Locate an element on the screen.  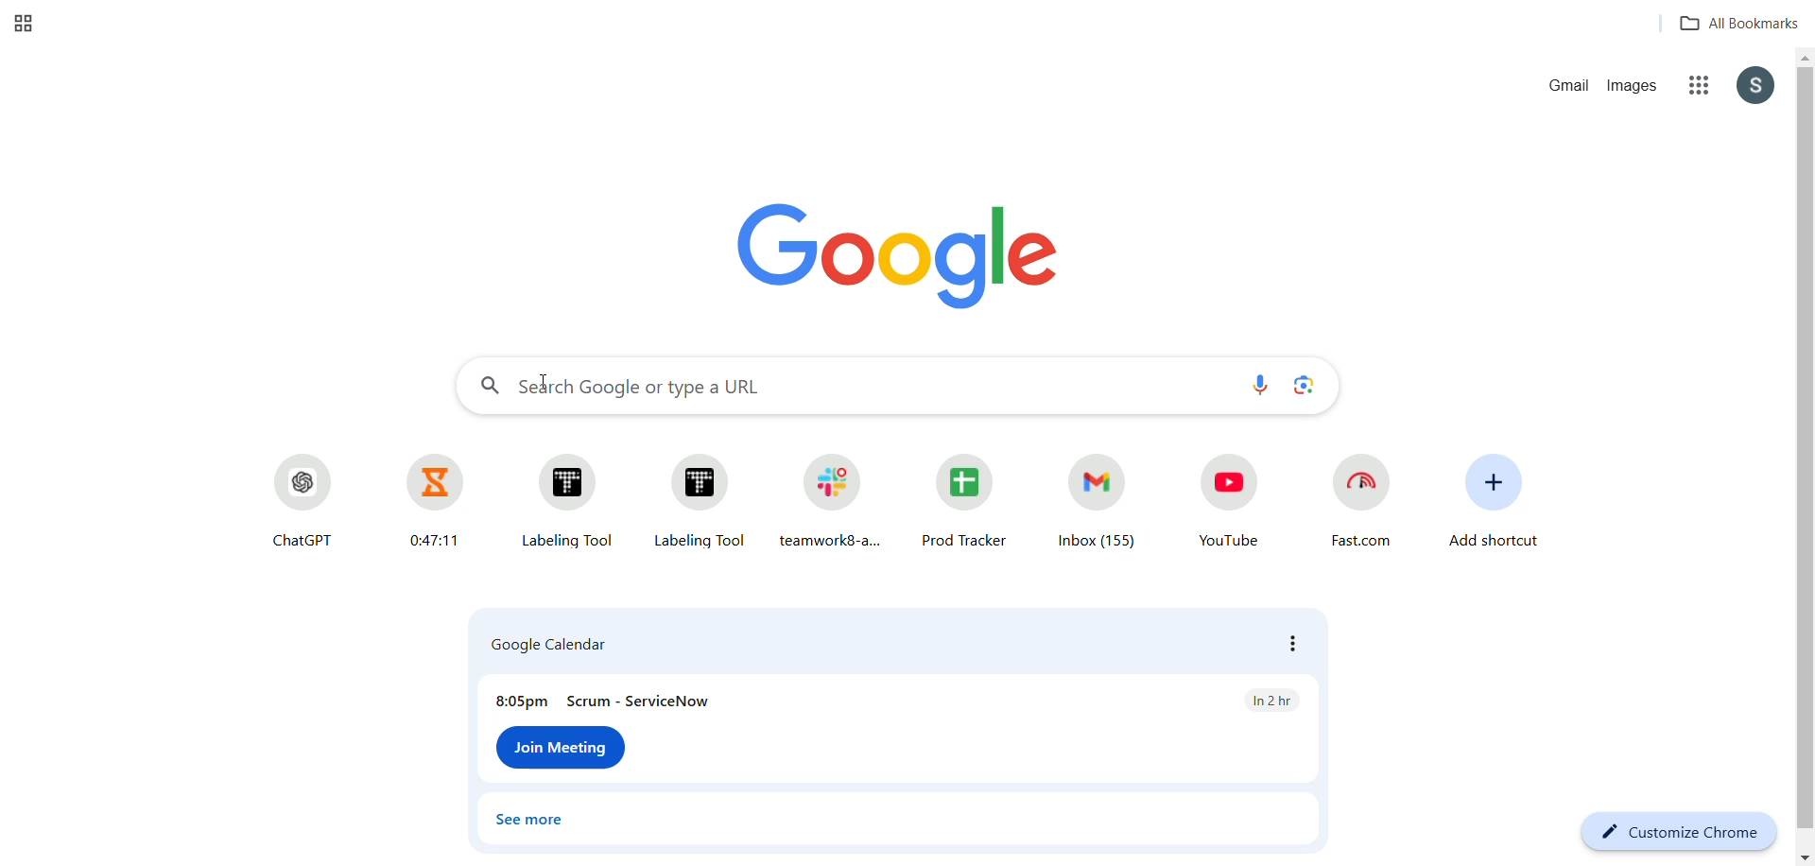
google logo is located at coordinates (899, 251).